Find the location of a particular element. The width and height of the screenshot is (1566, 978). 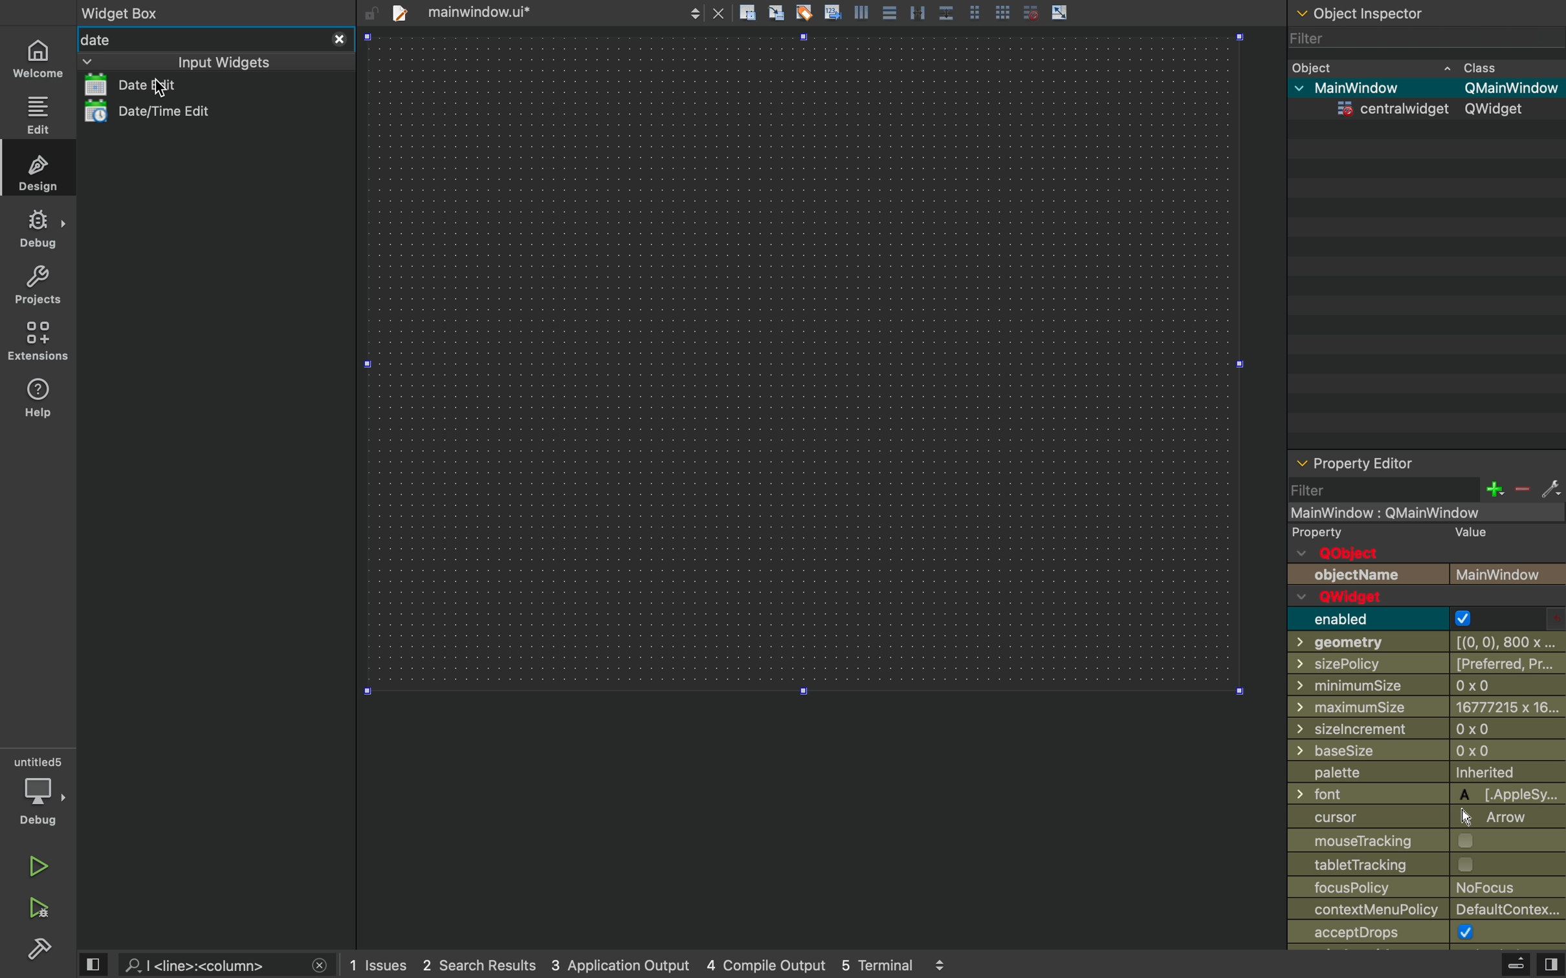

cursor is located at coordinates (160, 88).